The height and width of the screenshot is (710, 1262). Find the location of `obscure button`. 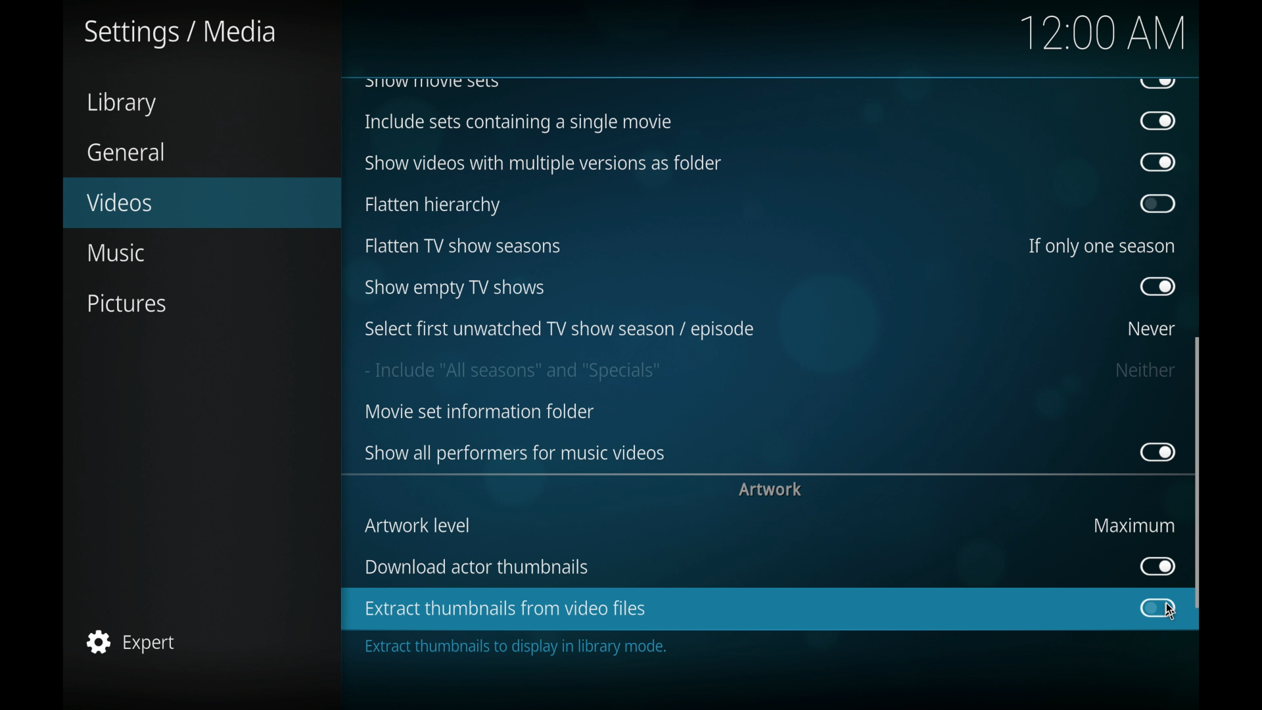

obscure button is located at coordinates (1157, 83).